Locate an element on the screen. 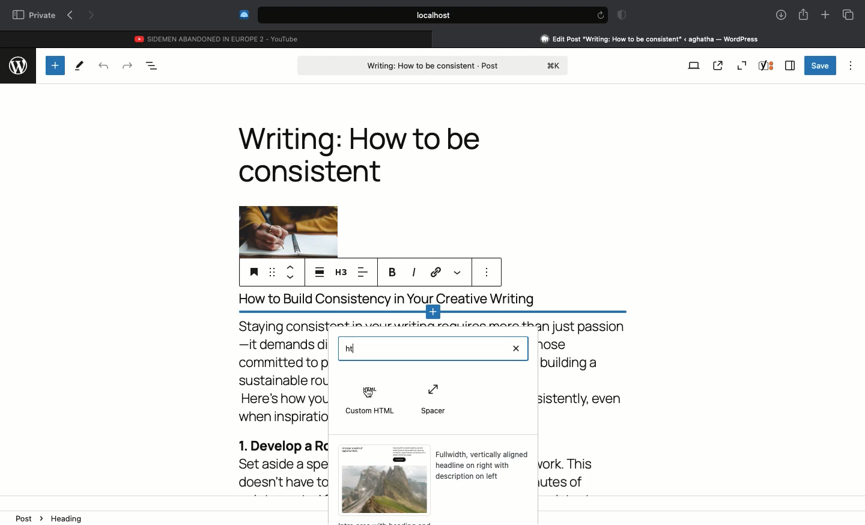 The height and width of the screenshot is (525, 865). Body is located at coordinates (276, 407).